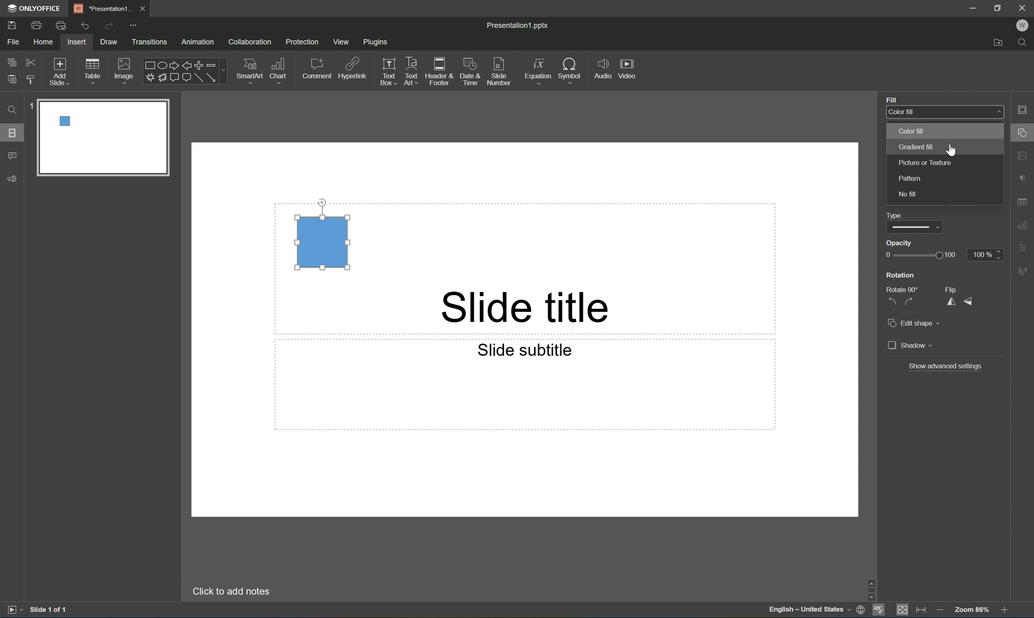  What do you see at coordinates (108, 27) in the screenshot?
I see `Redo` at bounding box center [108, 27].